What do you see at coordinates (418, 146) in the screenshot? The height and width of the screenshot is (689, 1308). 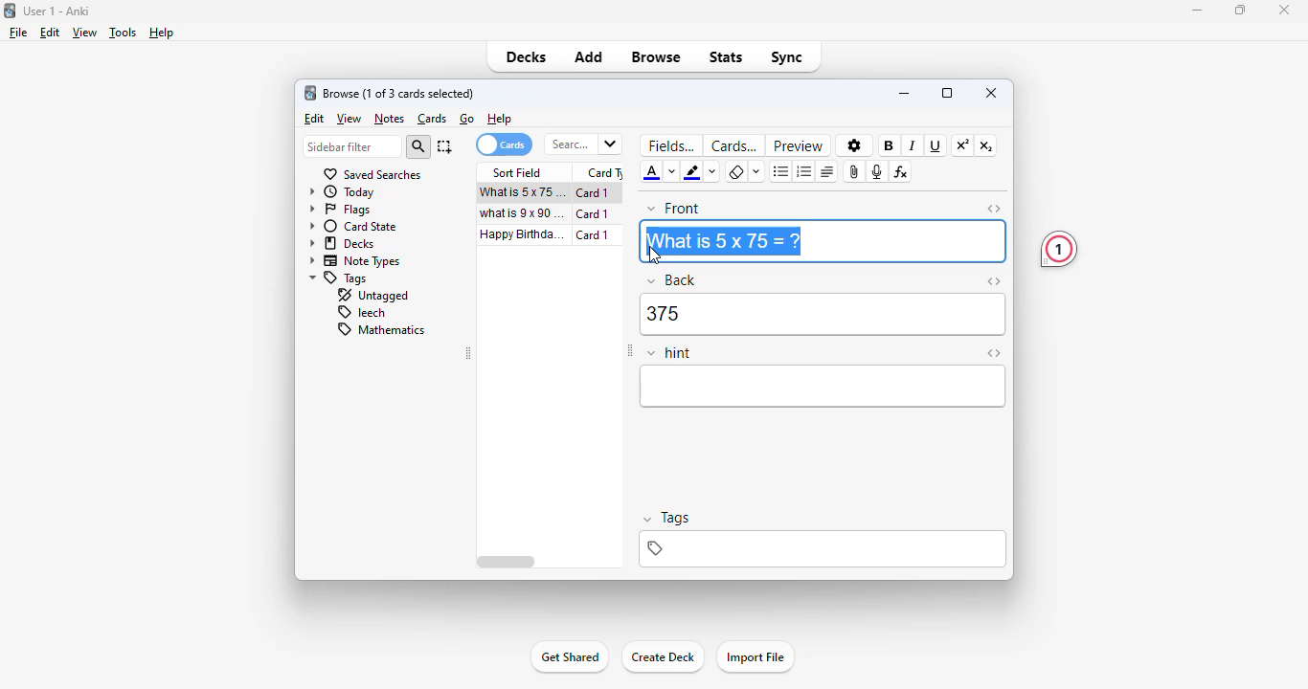 I see `search` at bounding box center [418, 146].